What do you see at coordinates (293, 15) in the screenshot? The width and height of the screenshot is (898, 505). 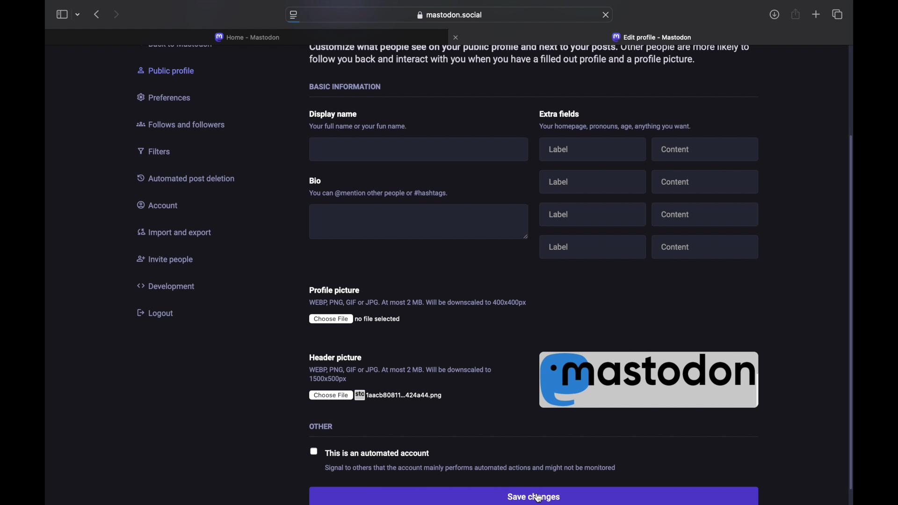 I see `website preferences` at bounding box center [293, 15].